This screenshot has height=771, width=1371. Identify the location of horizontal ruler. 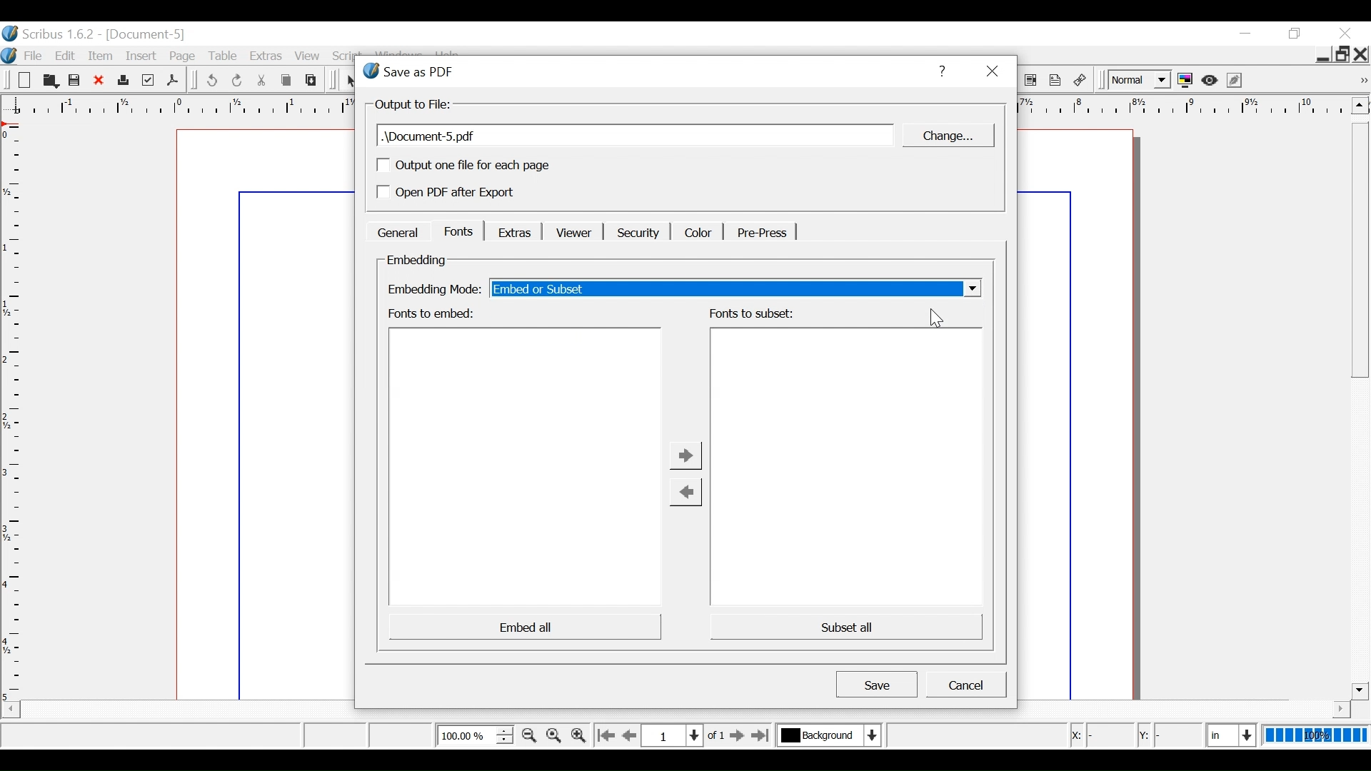
(1183, 107).